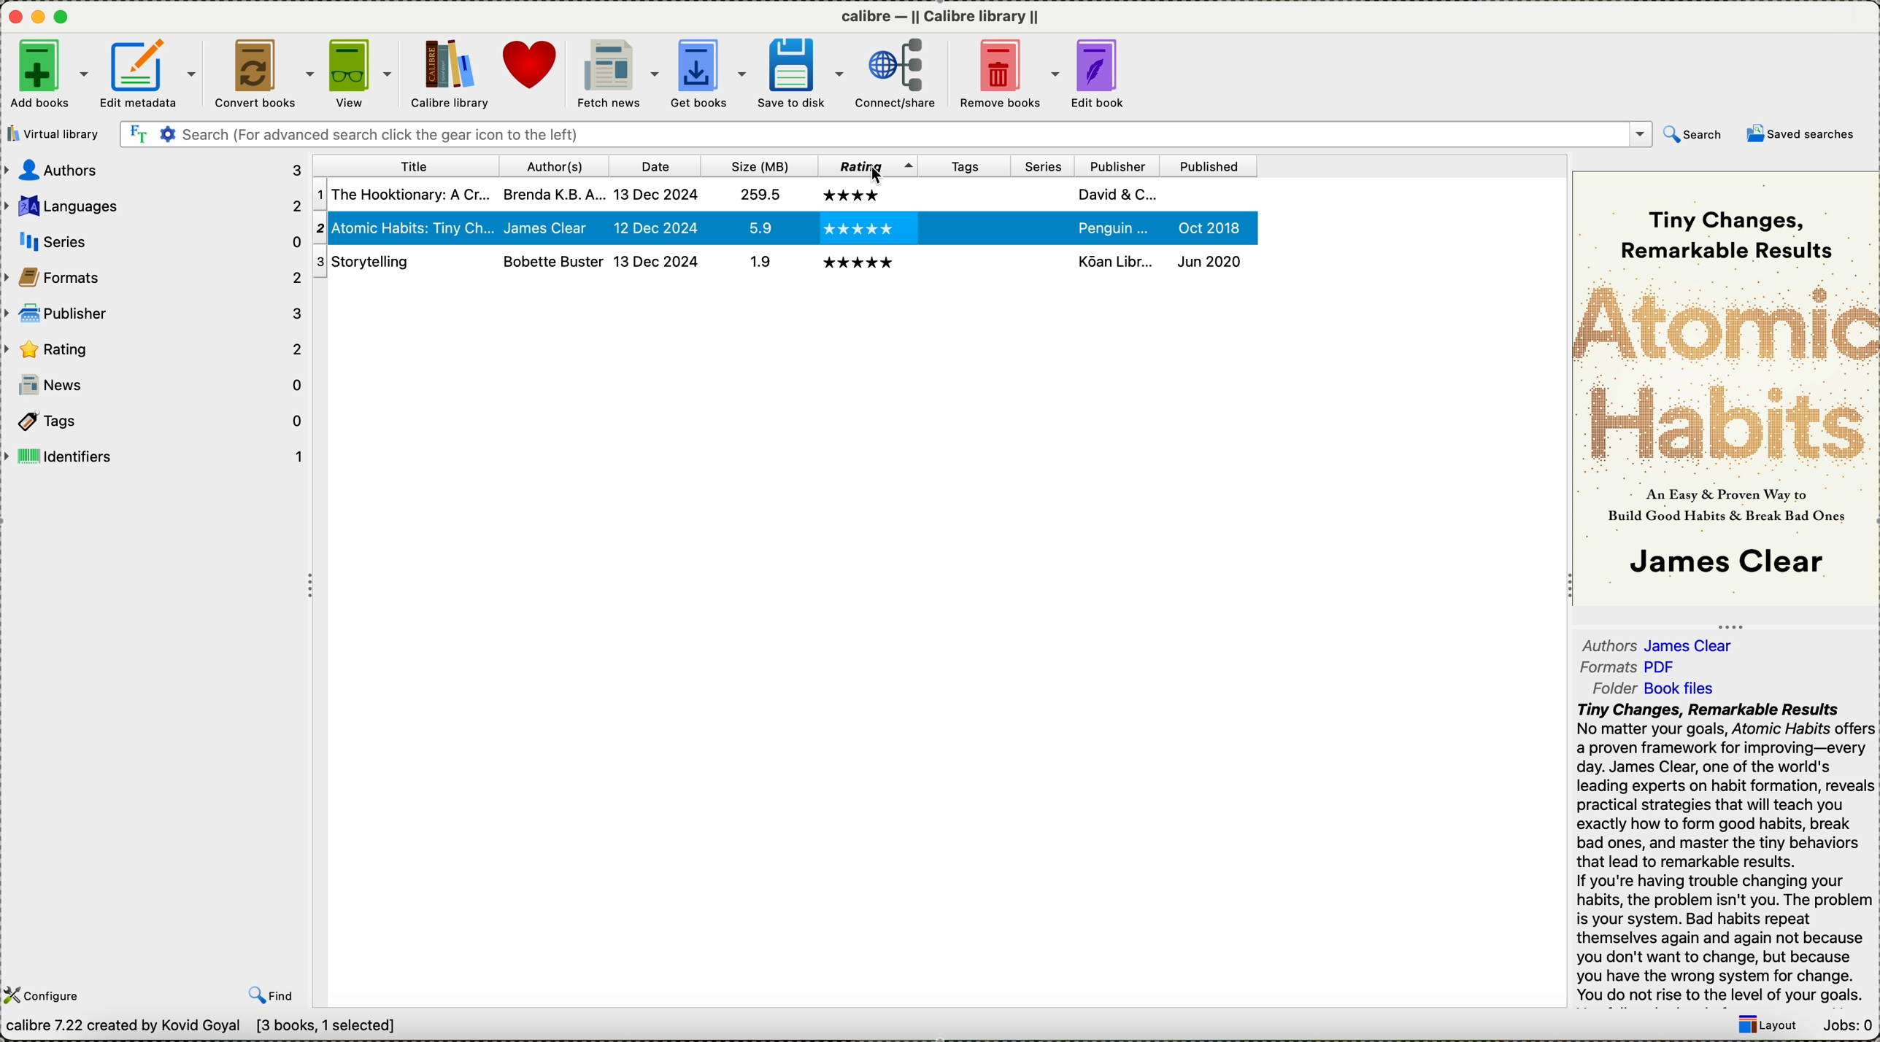 This screenshot has height=1042, width=1880. I want to click on PDF, so click(1669, 666).